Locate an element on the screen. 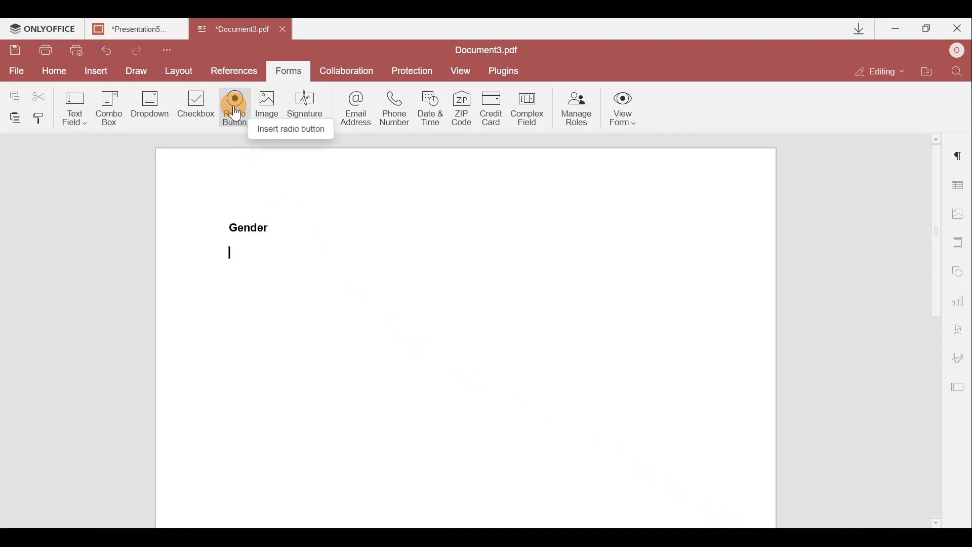 Image resolution: width=972 pixels, height=547 pixels. Home is located at coordinates (51, 72).